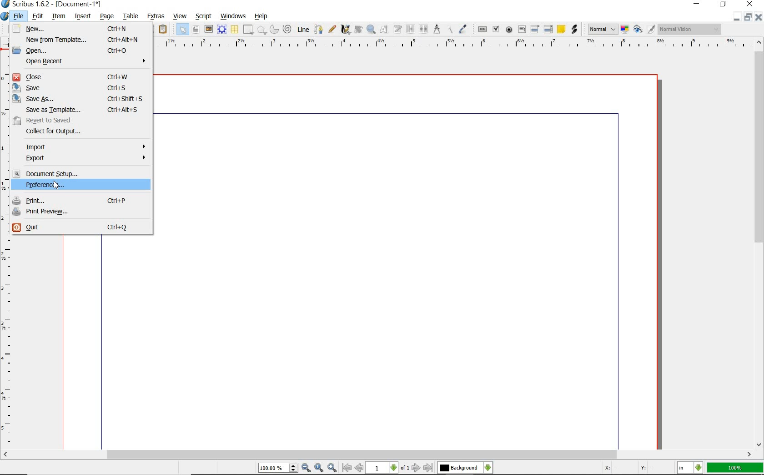 The height and width of the screenshot is (475, 764). I want to click on REVERT TO SEND, so click(70, 121).